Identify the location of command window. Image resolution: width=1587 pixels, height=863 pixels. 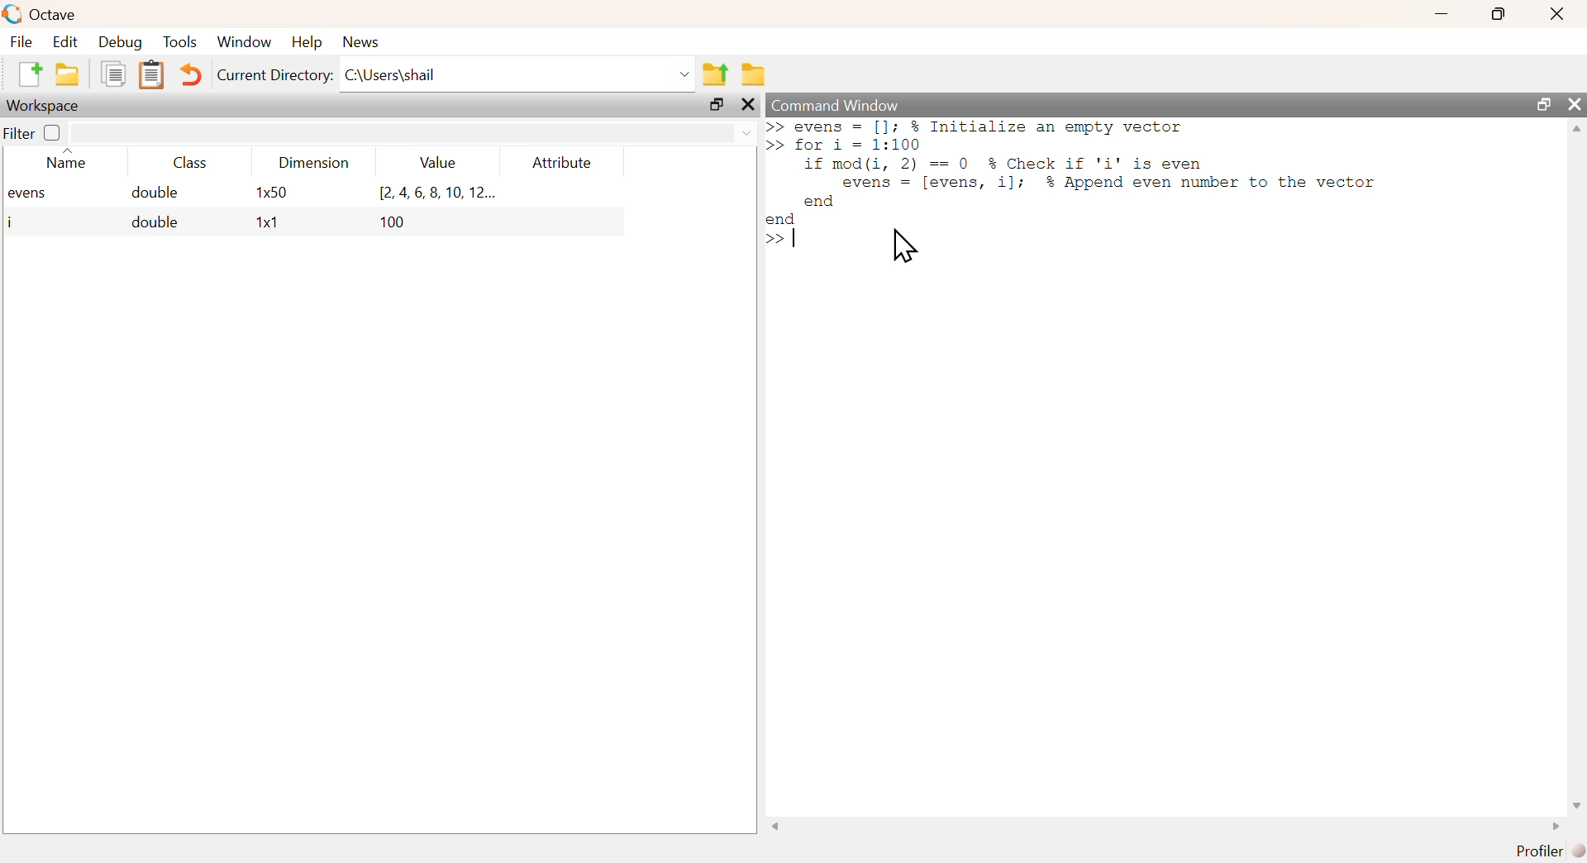
(841, 104).